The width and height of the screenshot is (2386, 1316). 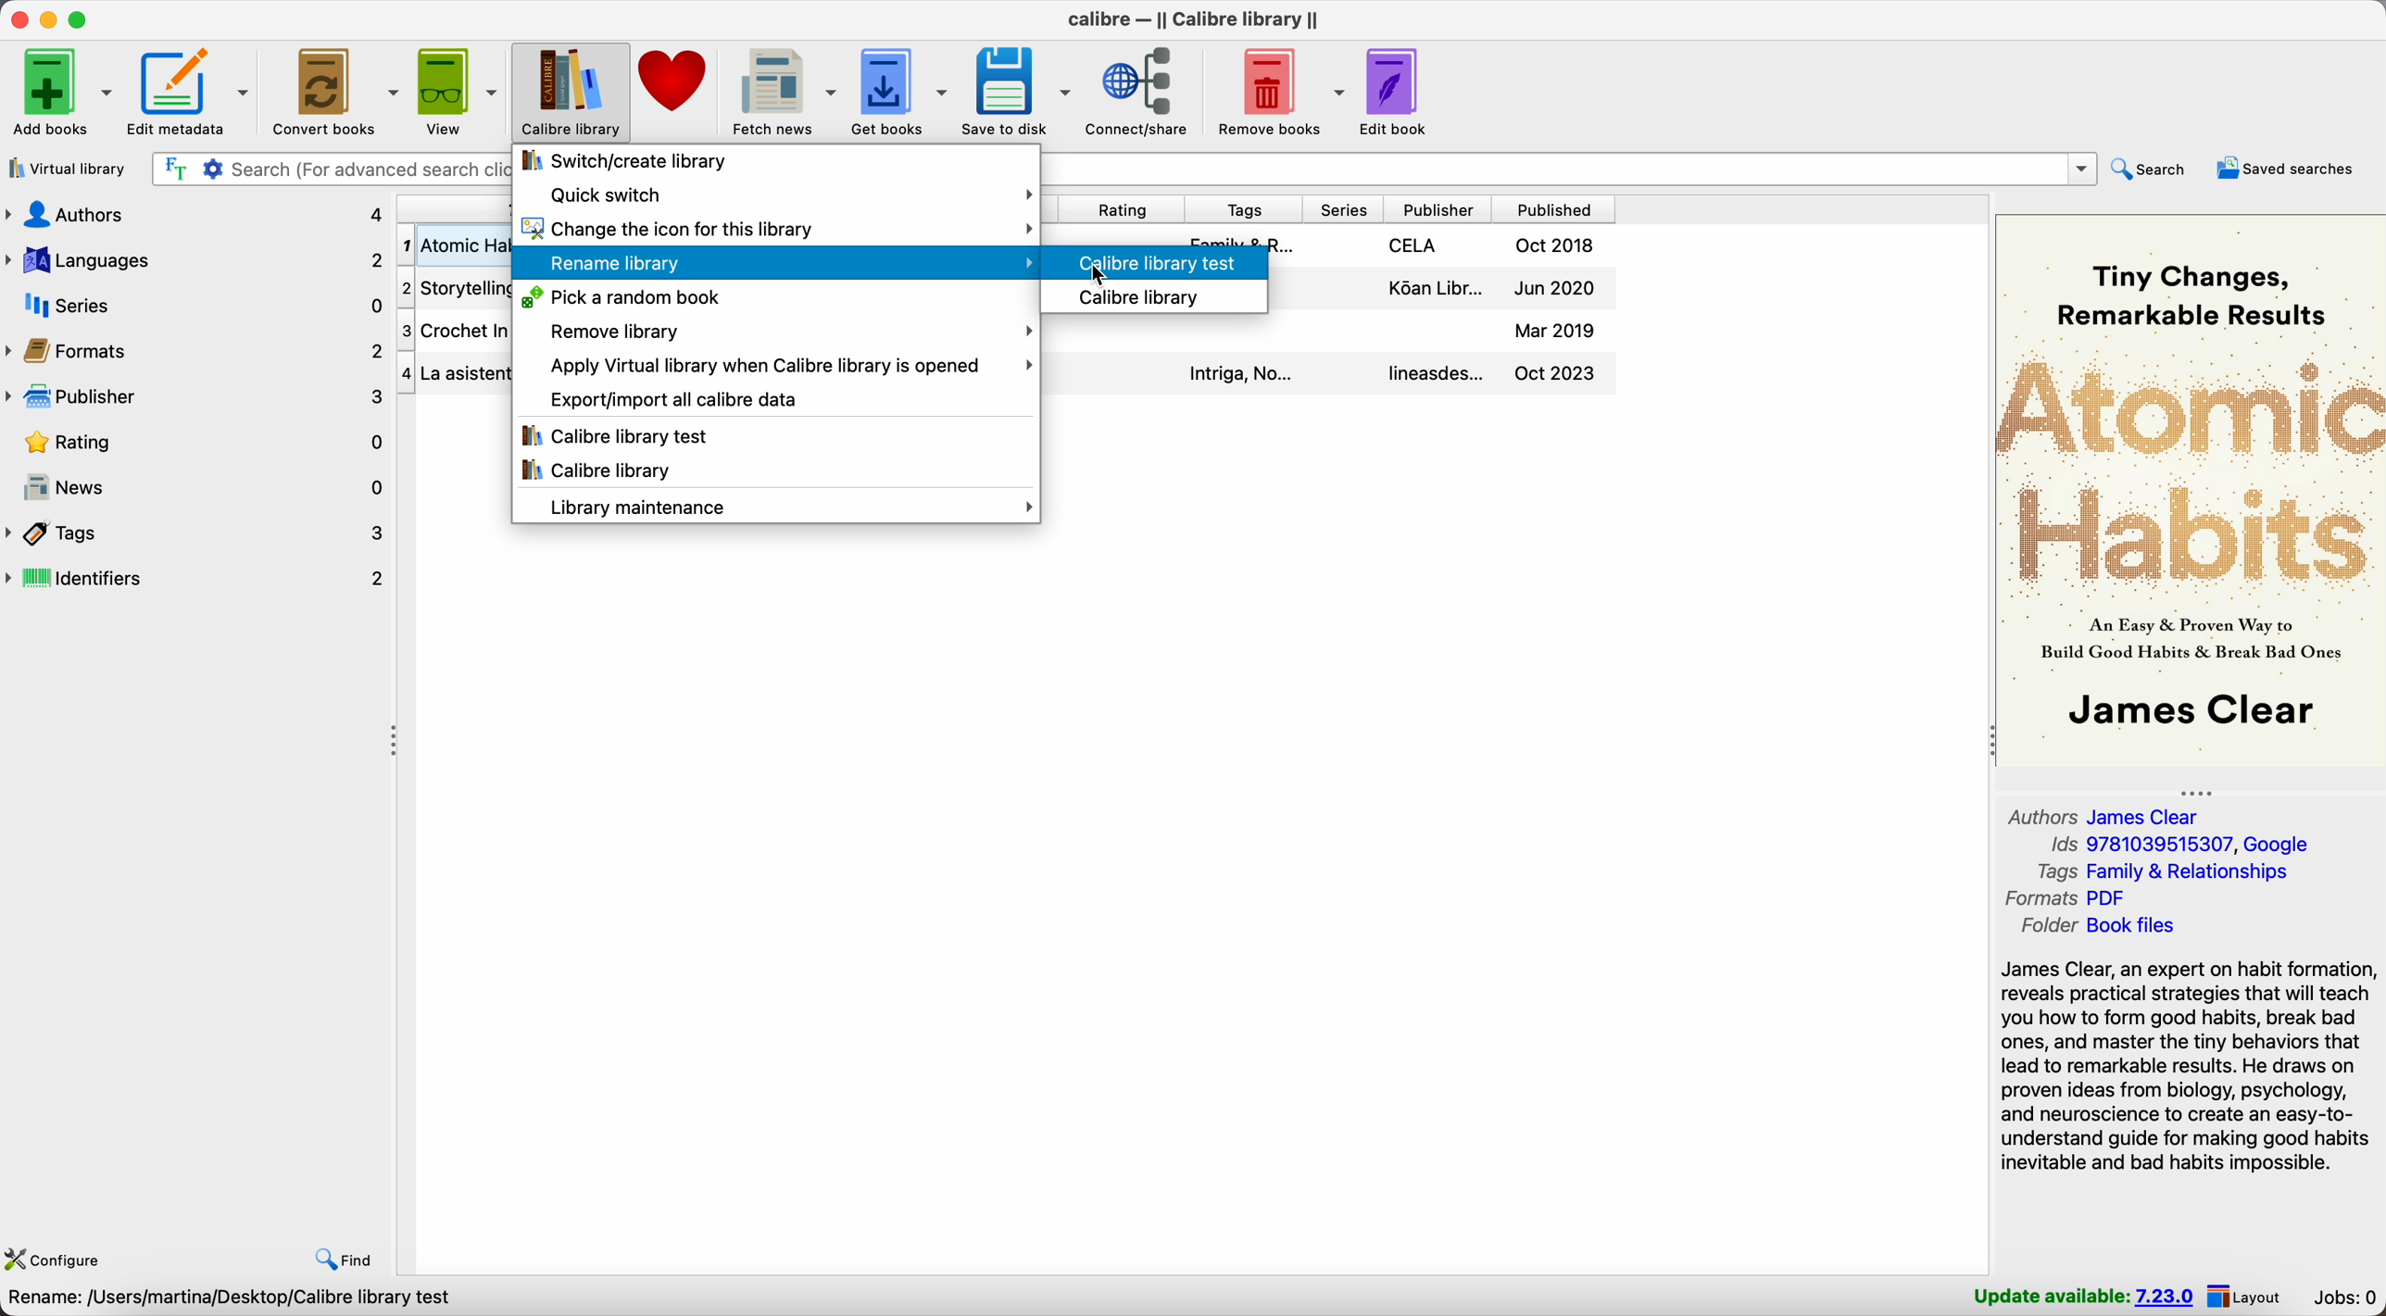 I want to click on switch/create library, so click(x=622, y=161).